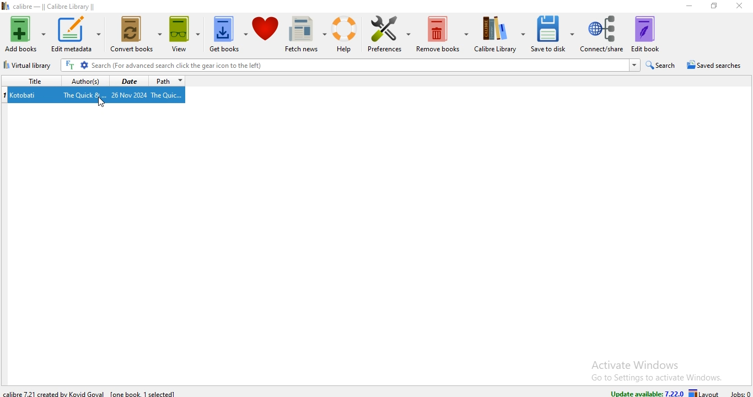  I want to click on calibre - || Calibre Library ||, so click(53, 6).